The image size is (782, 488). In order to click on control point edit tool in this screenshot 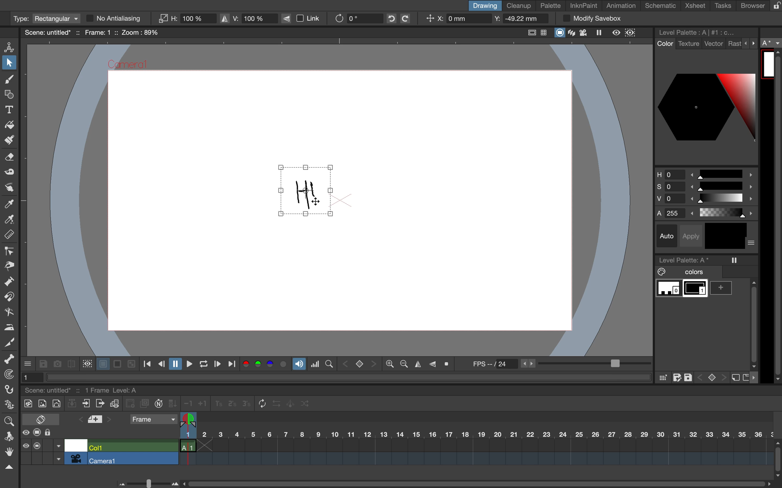, I will do `click(10, 251)`.